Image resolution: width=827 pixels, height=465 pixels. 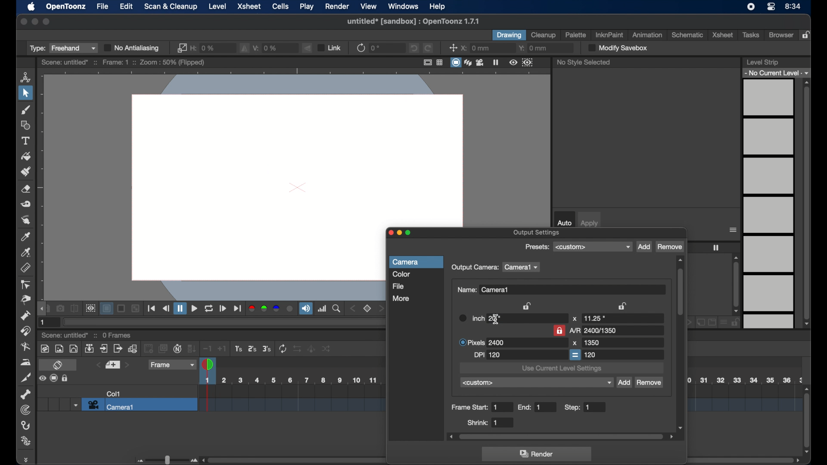 I want to click on , so click(x=267, y=348).